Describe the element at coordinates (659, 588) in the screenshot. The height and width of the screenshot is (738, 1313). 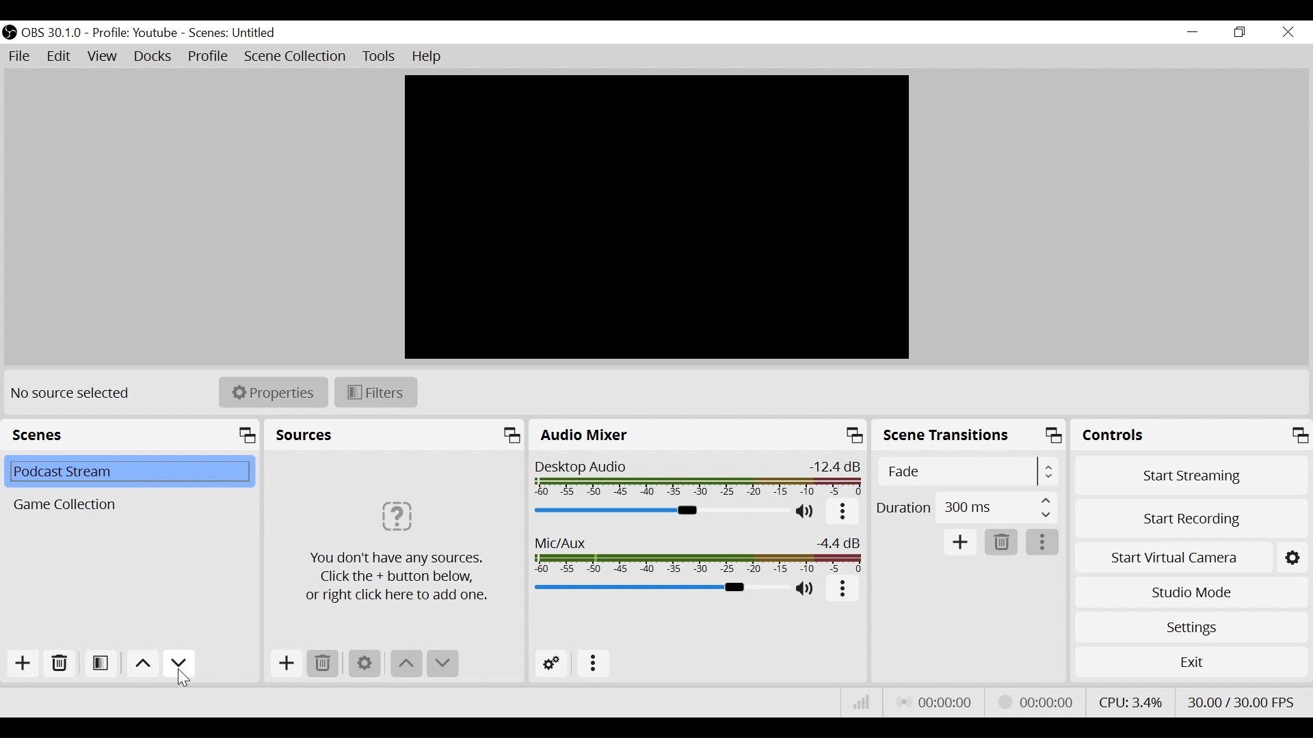
I see `Mic/Aux` at that location.